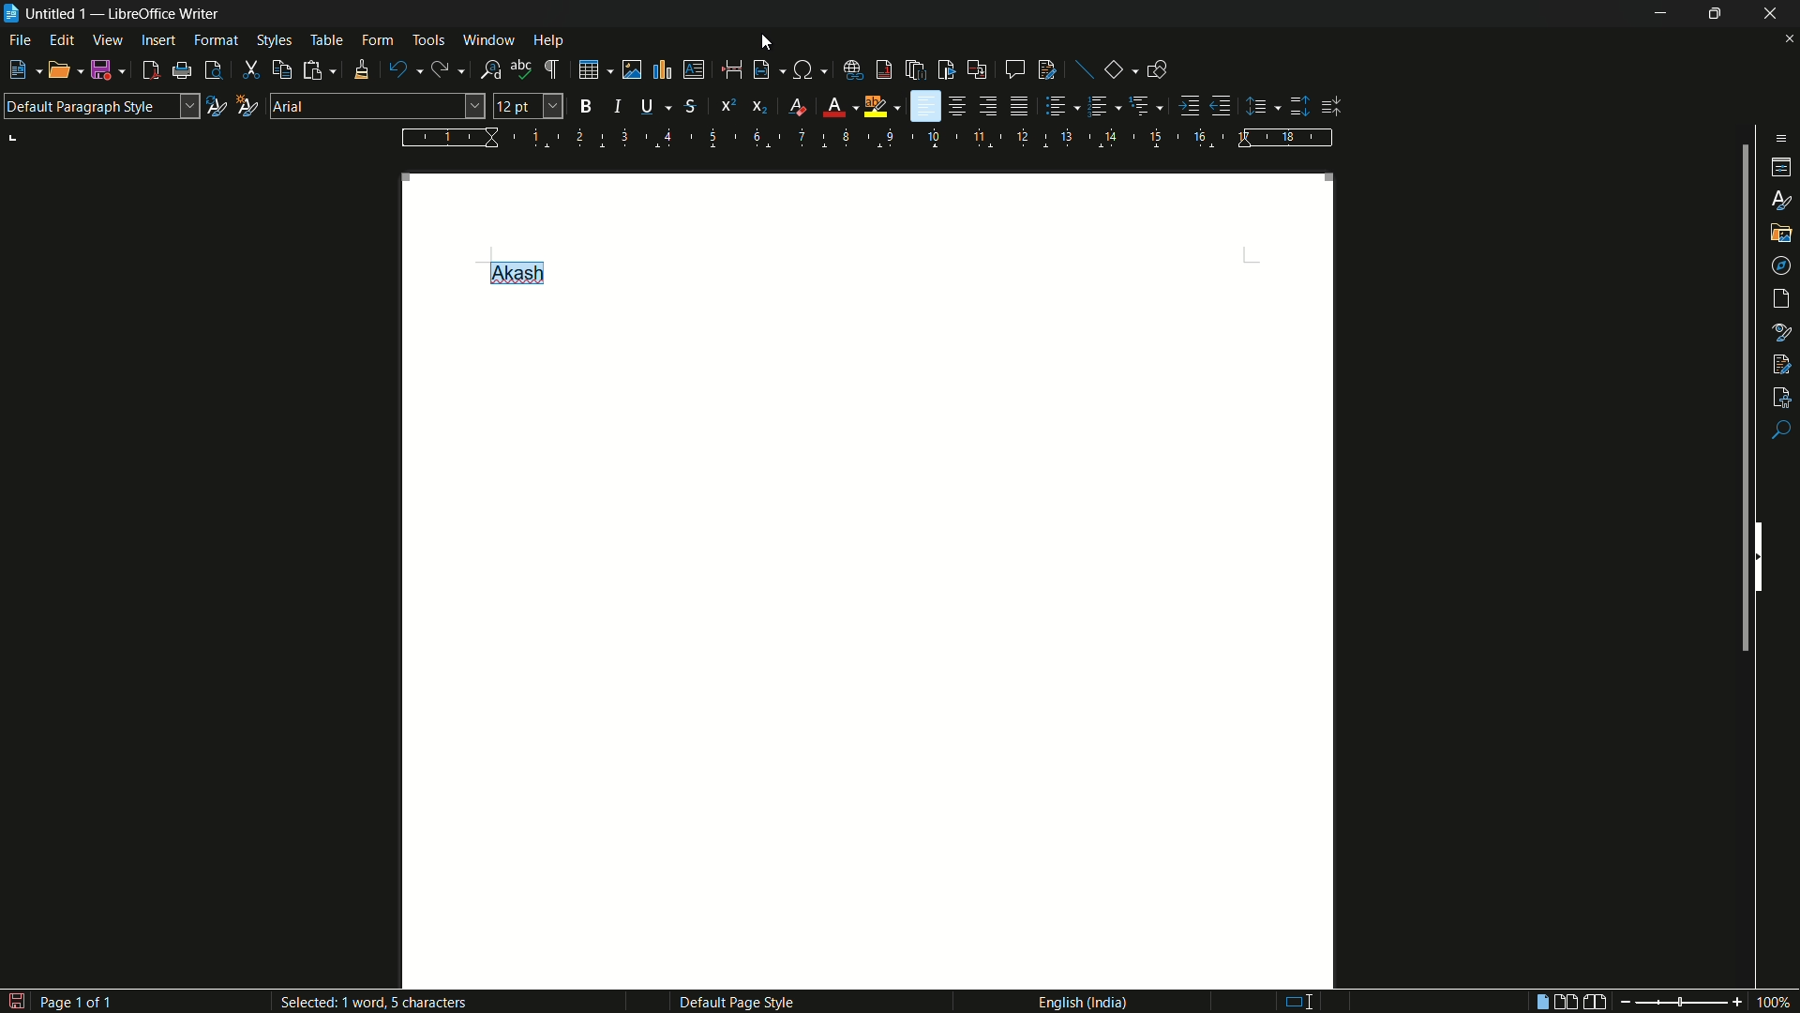  I want to click on insert end note, so click(918, 71).